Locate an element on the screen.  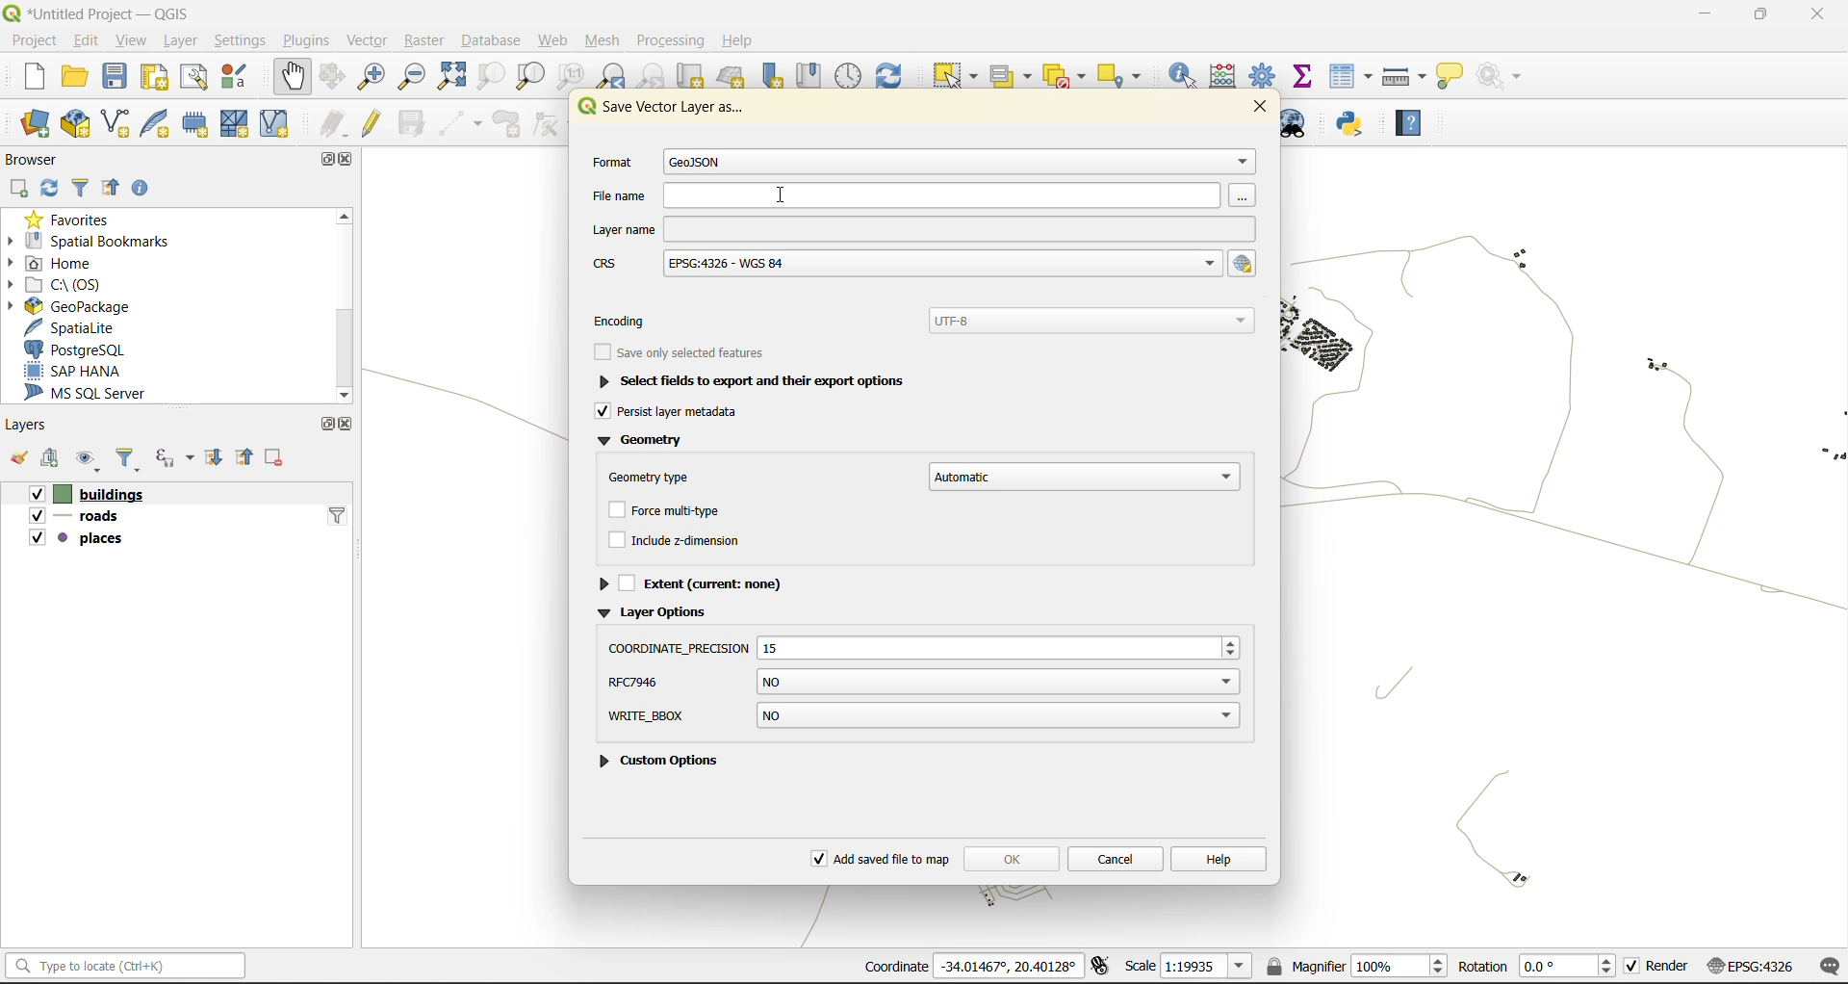
zoom full is located at coordinates (450, 76).